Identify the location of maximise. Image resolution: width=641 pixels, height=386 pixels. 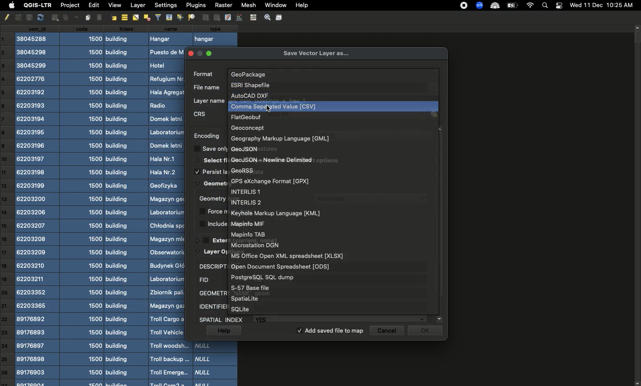
(209, 52).